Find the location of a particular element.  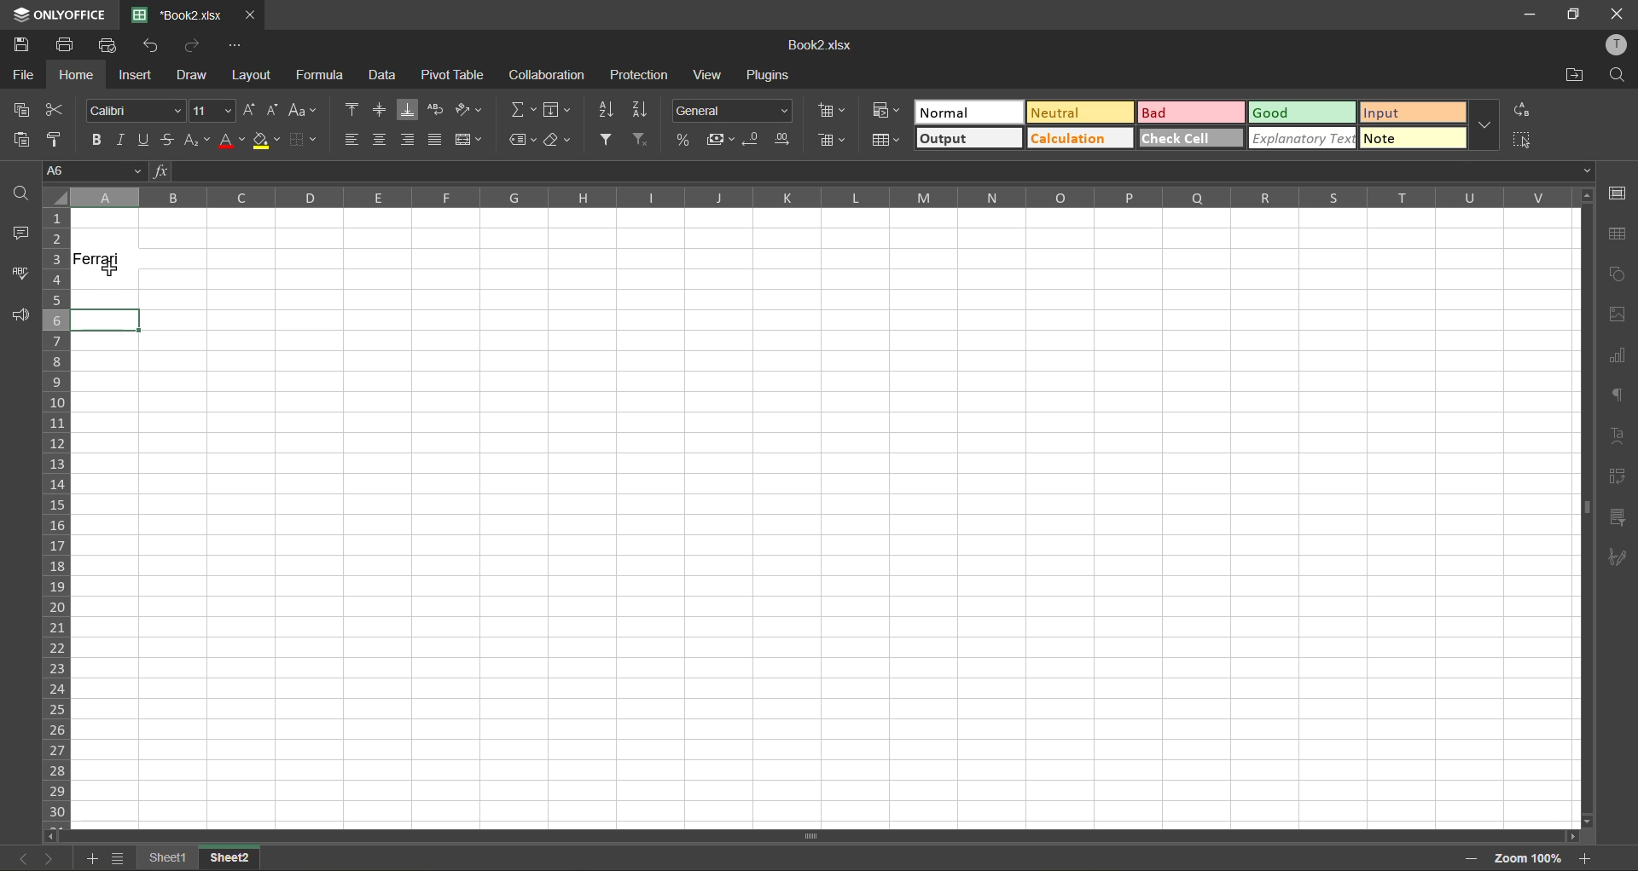

row numbers is located at coordinates (56, 515).